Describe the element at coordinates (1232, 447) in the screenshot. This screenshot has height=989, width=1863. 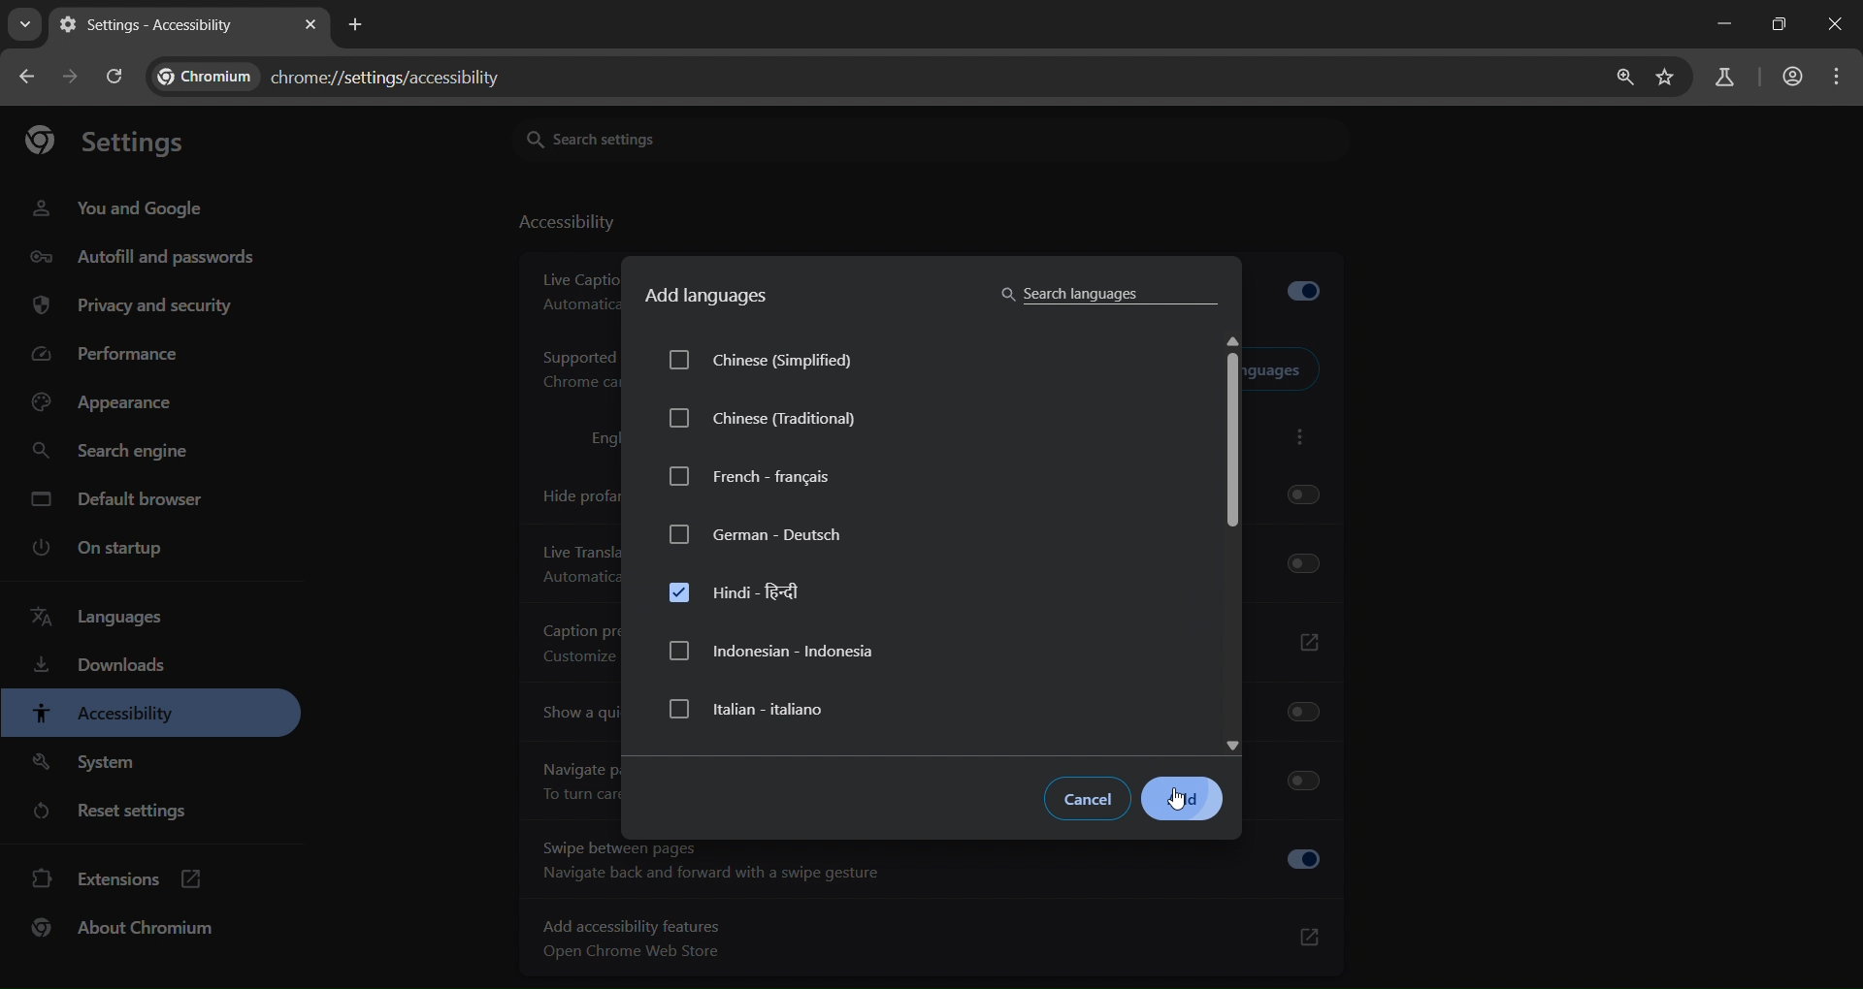
I see `scrollbar` at that location.